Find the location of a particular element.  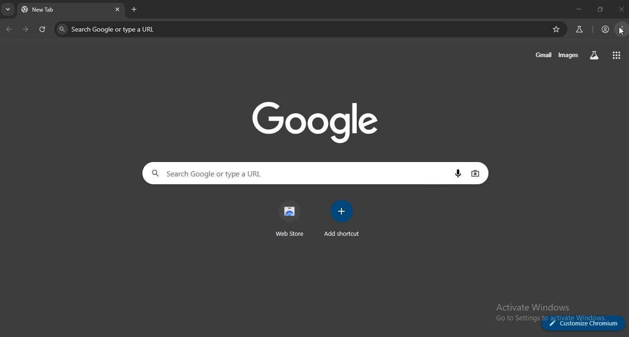

search labs is located at coordinates (578, 30).